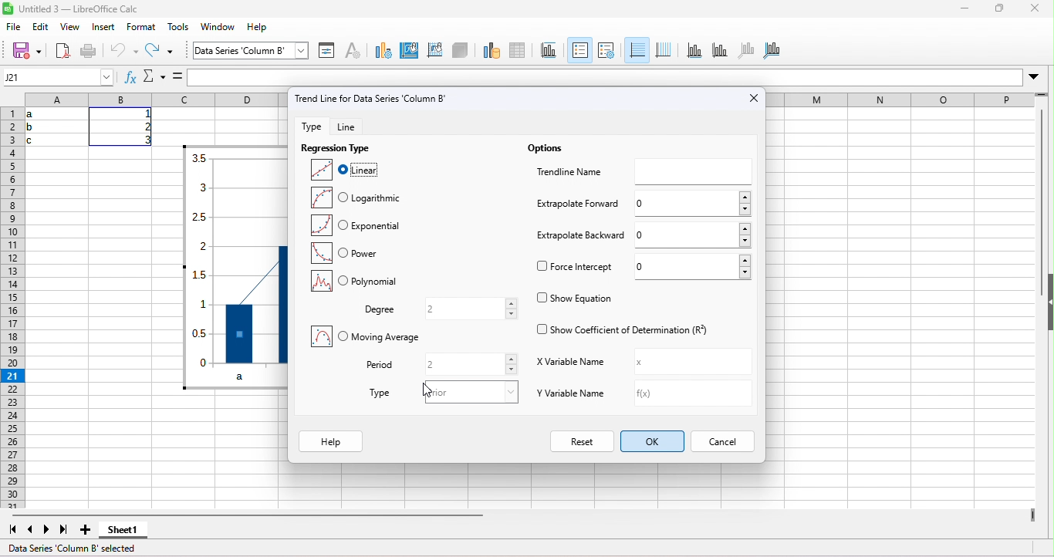  I want to click on undo, so click(126, 54).